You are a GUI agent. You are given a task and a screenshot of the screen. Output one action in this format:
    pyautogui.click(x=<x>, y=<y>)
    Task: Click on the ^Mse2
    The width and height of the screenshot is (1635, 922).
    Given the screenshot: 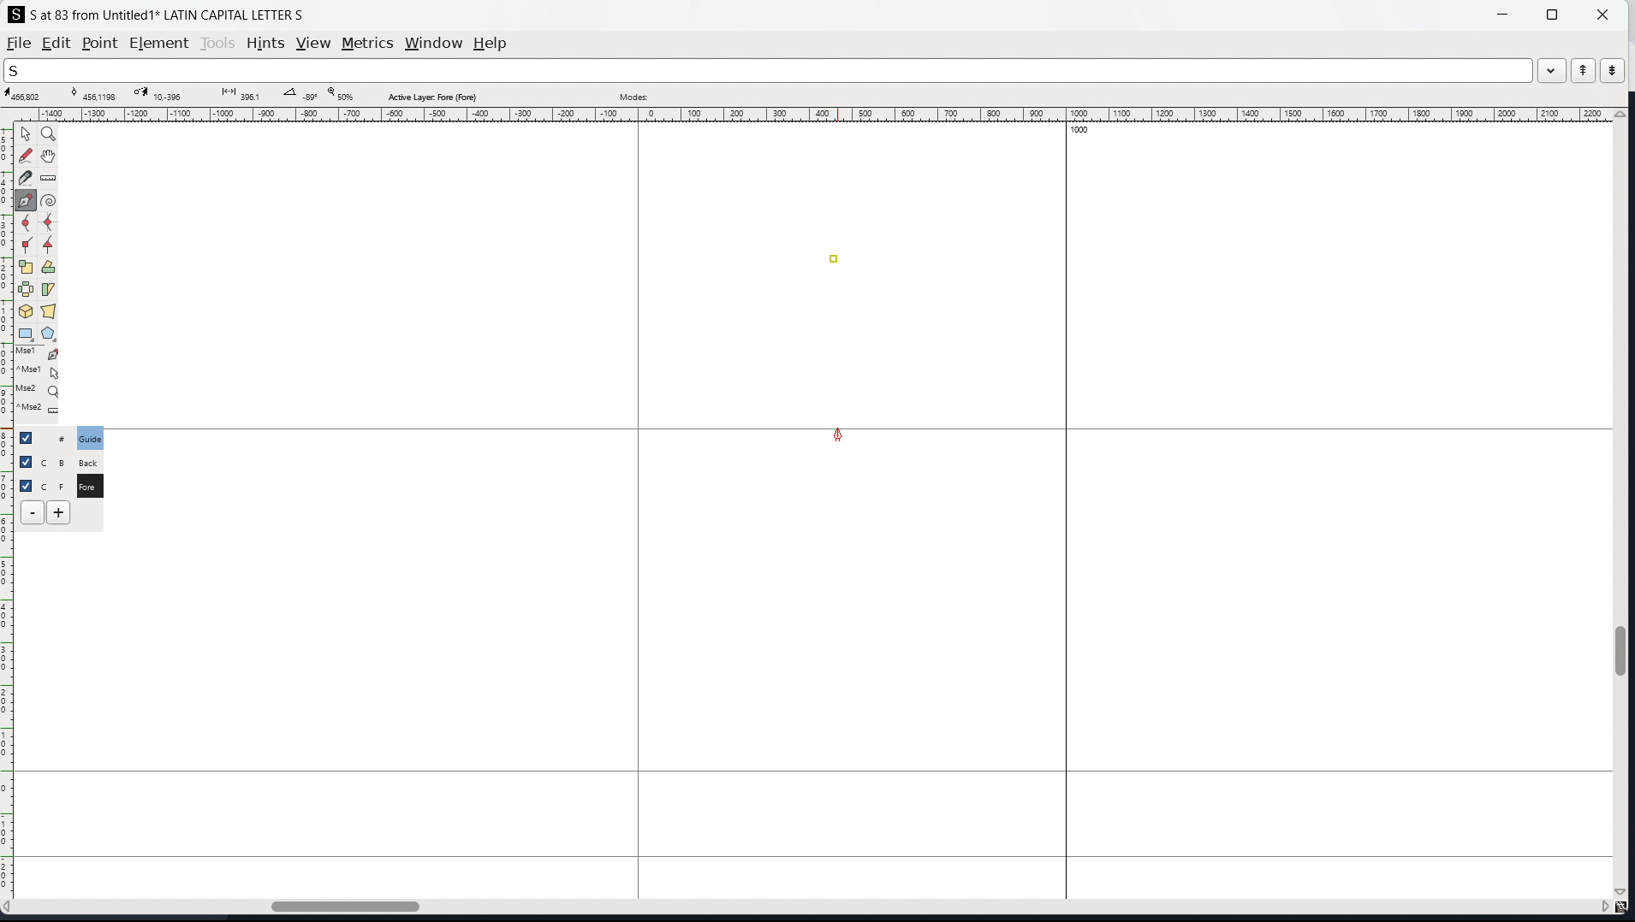 What is the action you would take?
    pyautogui.click(x=39, y=411)
    